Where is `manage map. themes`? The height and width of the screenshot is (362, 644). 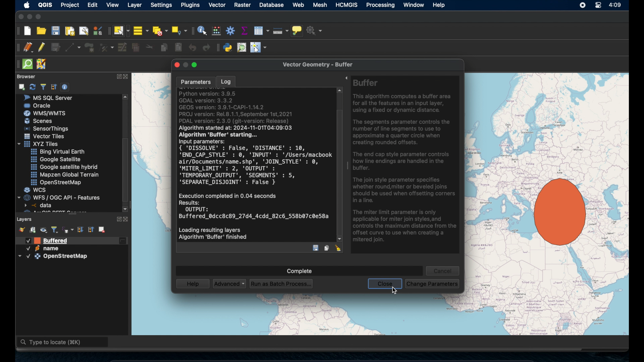 manage map. themes is located at coordinates (44, 230).